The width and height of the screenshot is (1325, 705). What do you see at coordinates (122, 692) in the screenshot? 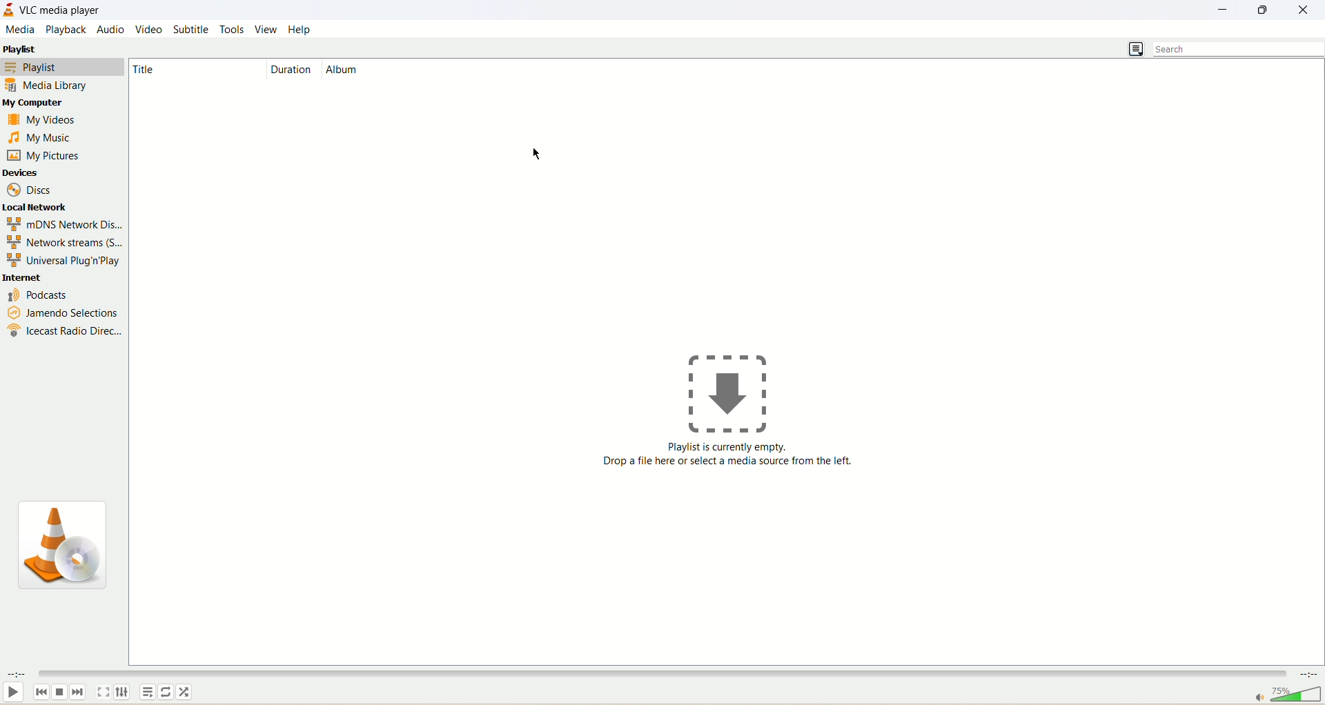
I see `audio/subtitle track` at bounding box center [122, 692].